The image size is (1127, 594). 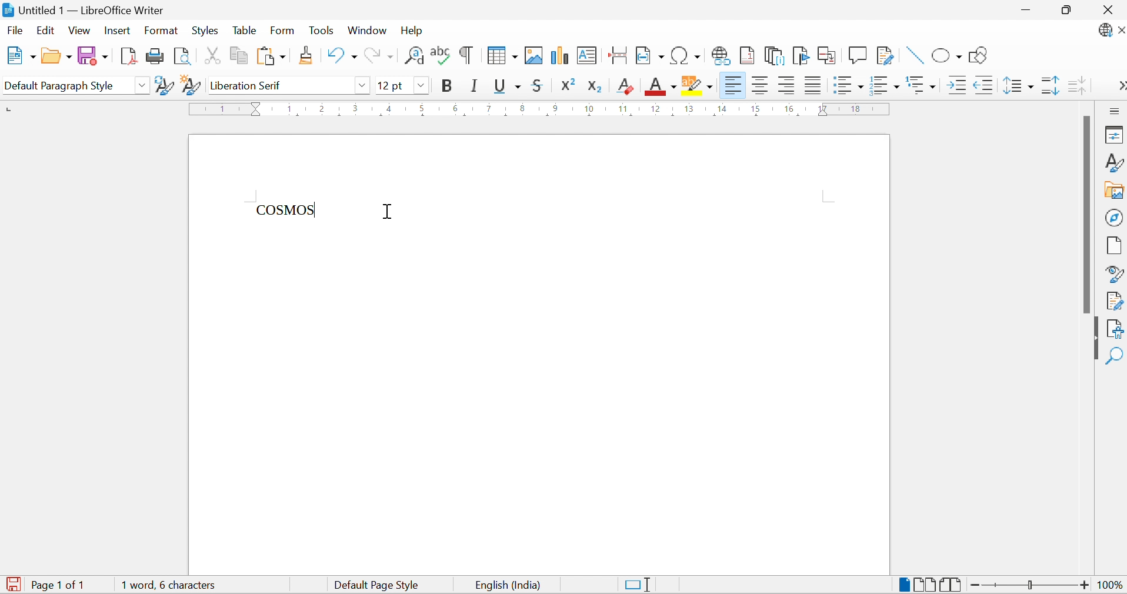 I want to click on Liberation Serif, so click(x=250, y=86).